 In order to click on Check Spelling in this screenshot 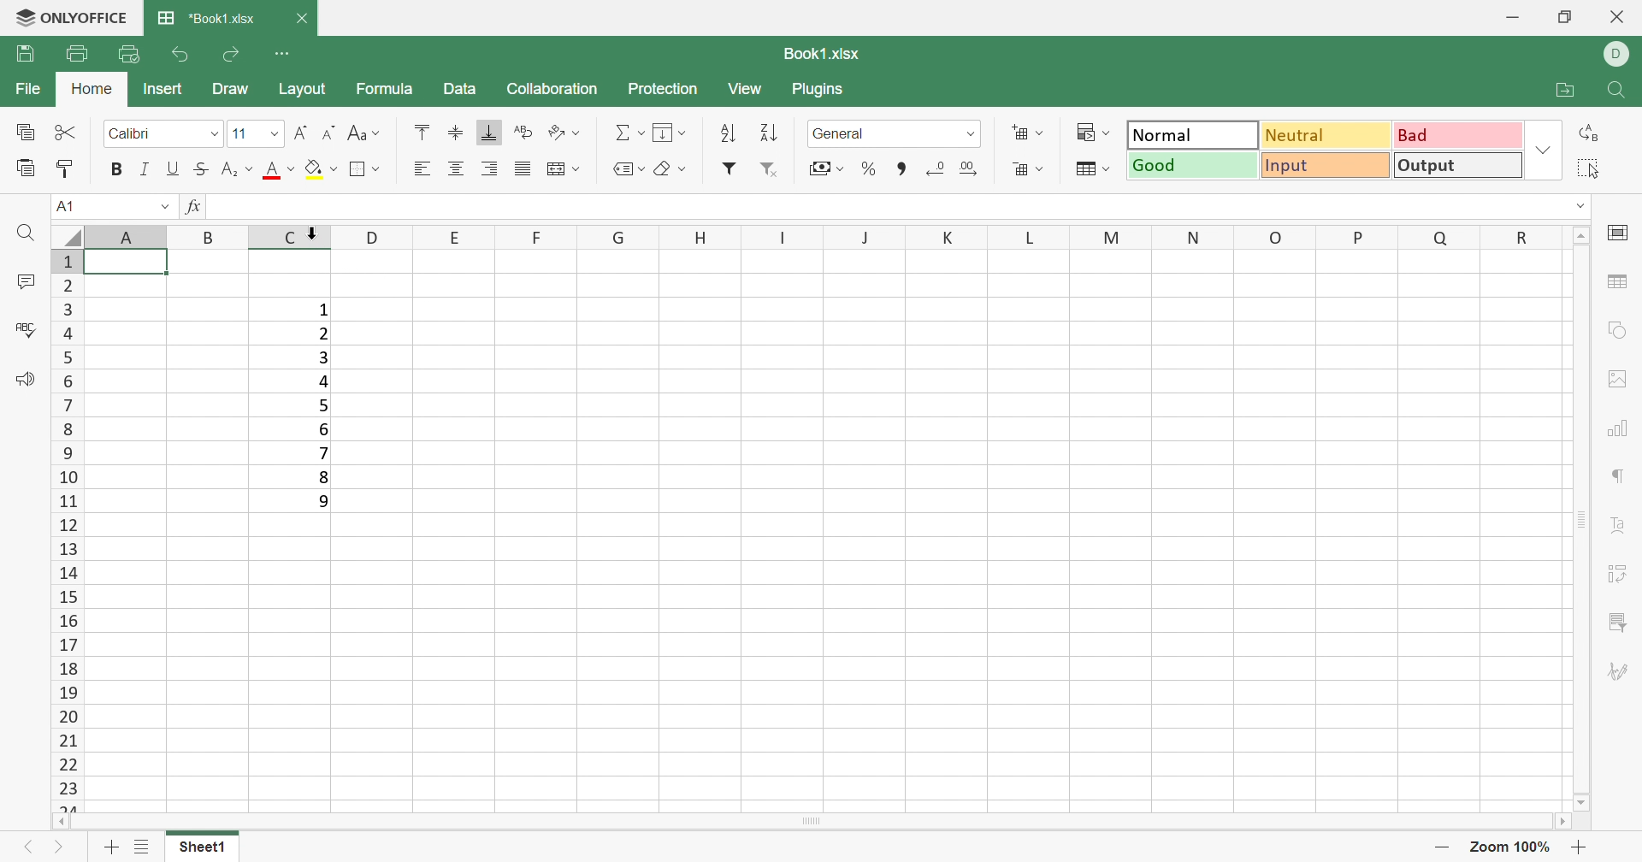, I will do `click(25, 331)`.